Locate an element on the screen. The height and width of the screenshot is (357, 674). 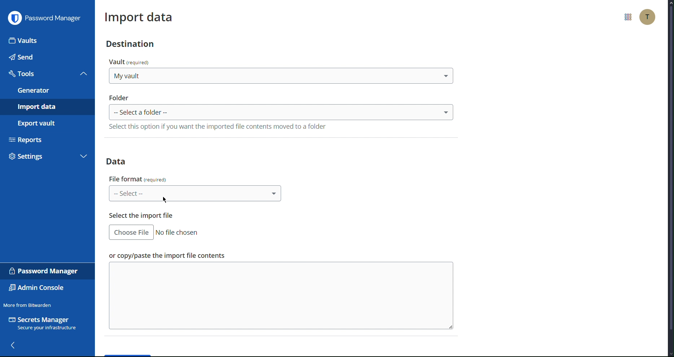
Secrets Manager is located at coordinates (44, 324).